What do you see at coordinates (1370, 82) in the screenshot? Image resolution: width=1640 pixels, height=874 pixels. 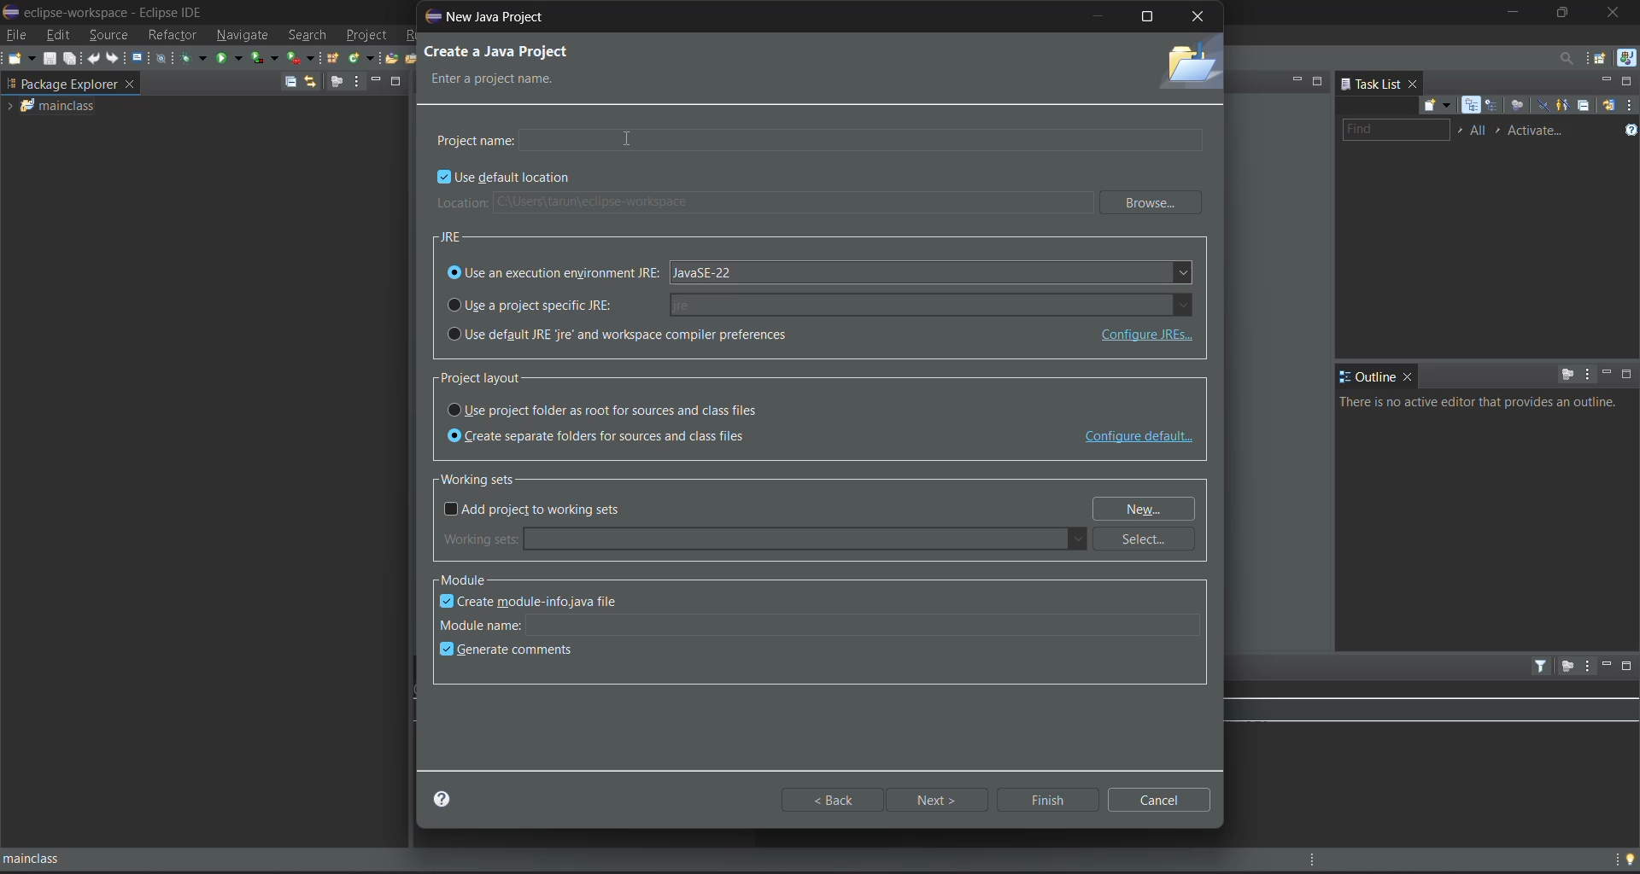 I see `task list` at bounding box center [1370, 82].